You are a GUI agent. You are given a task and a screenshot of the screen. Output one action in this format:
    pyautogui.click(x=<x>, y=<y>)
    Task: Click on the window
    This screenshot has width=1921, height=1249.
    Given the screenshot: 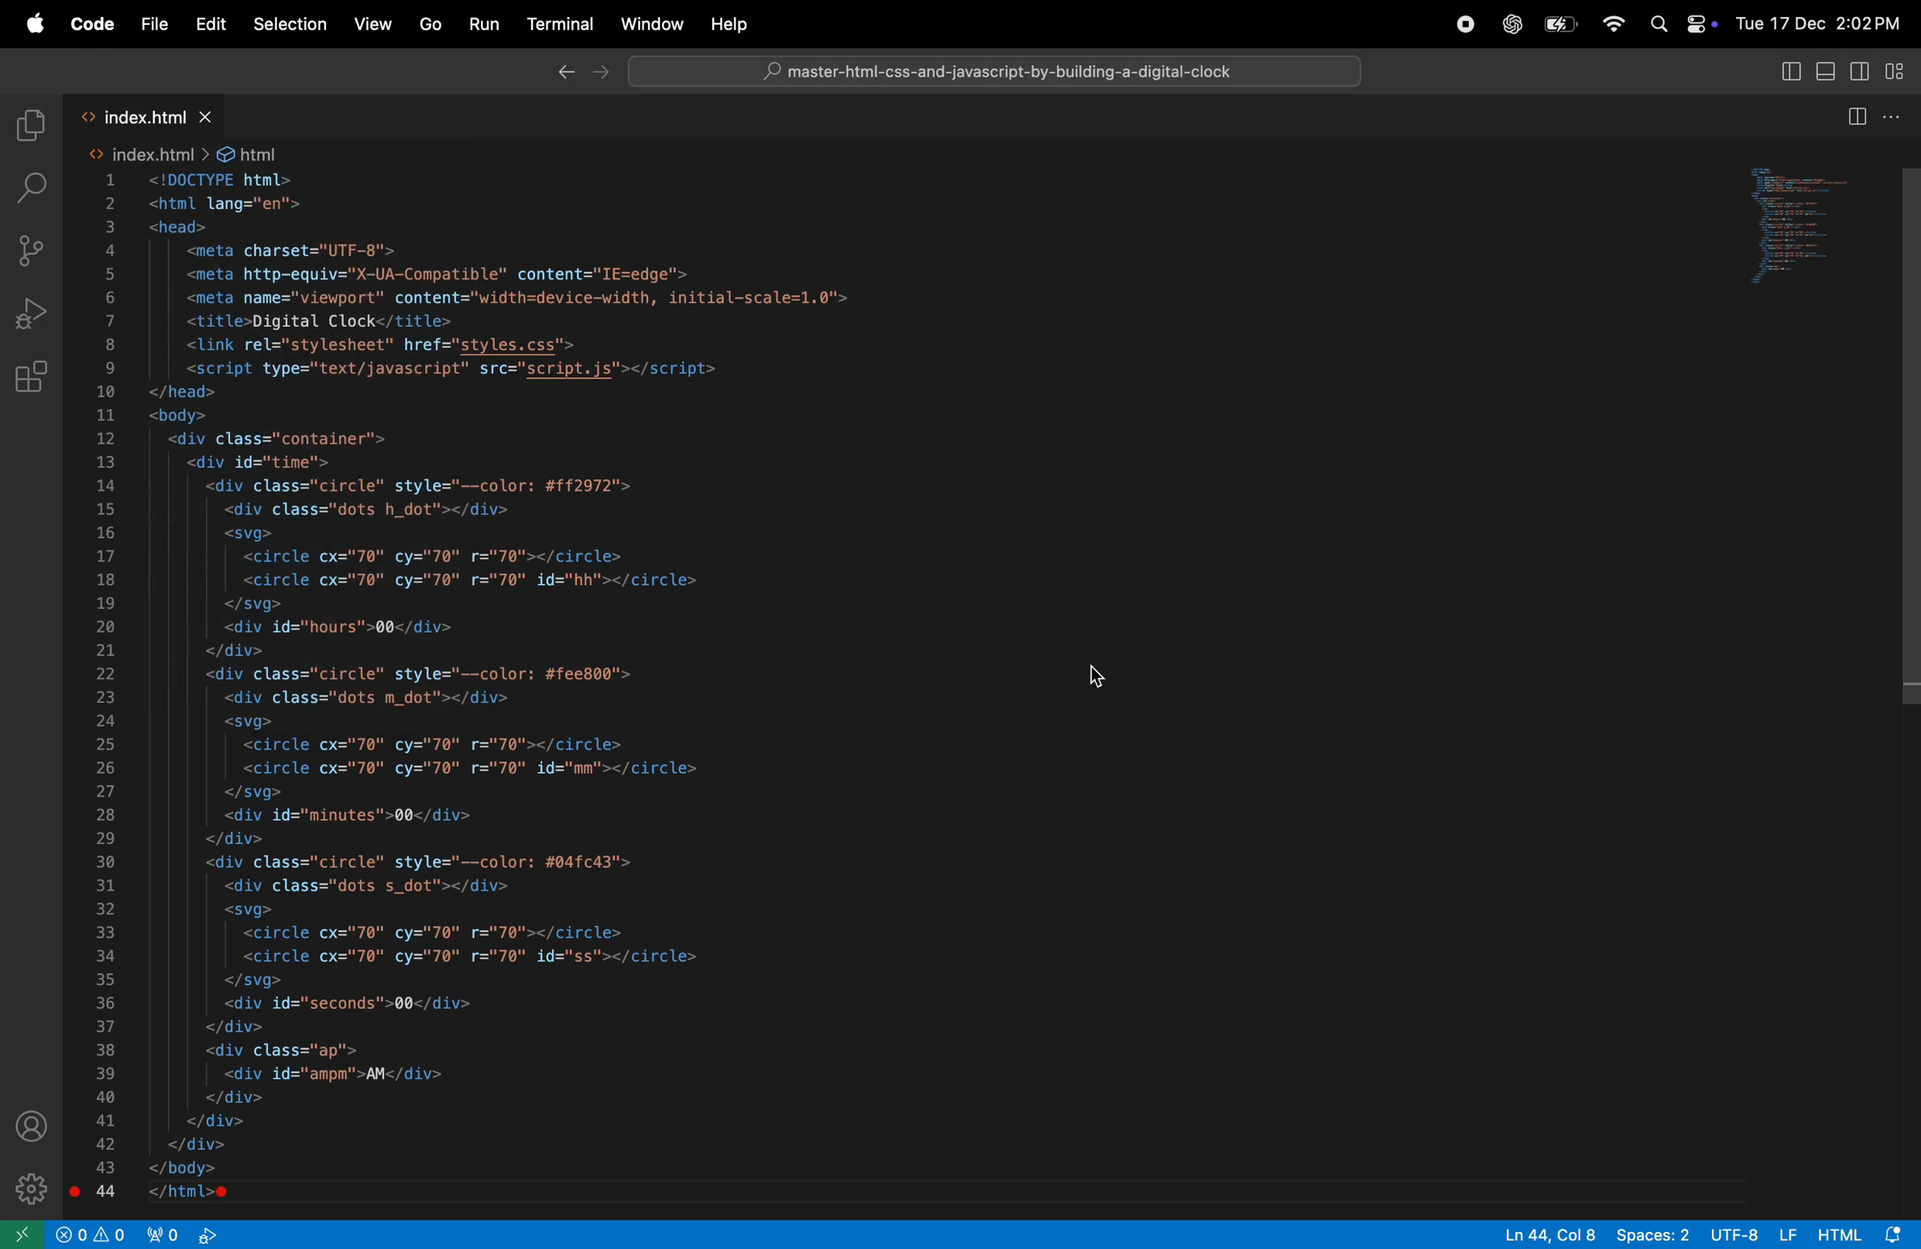 What is the action you would take?
    pyautogui.click(x=649, y=23)
    